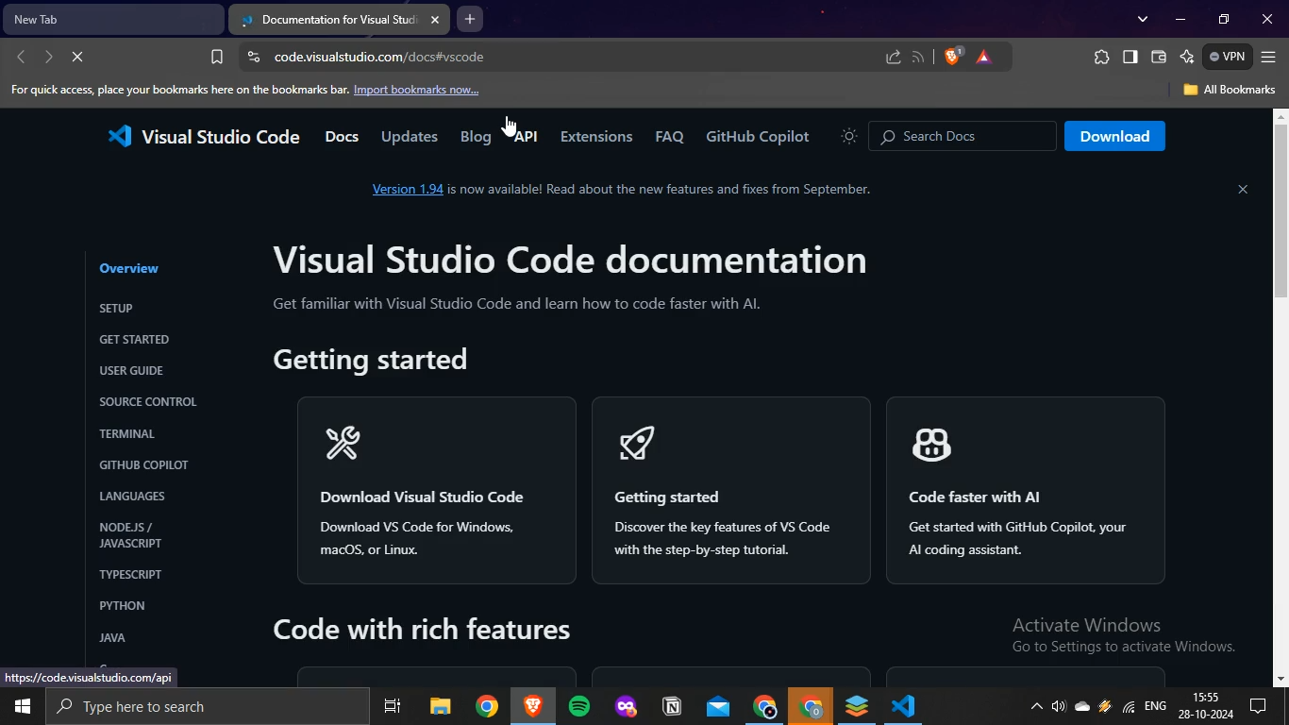 Image resolution: width=1289 pixels, height=725 pixels. What do you see at coordinates (1228, 57) in the screenshot?
I see `VPN` at bounding box center [1228, 57].